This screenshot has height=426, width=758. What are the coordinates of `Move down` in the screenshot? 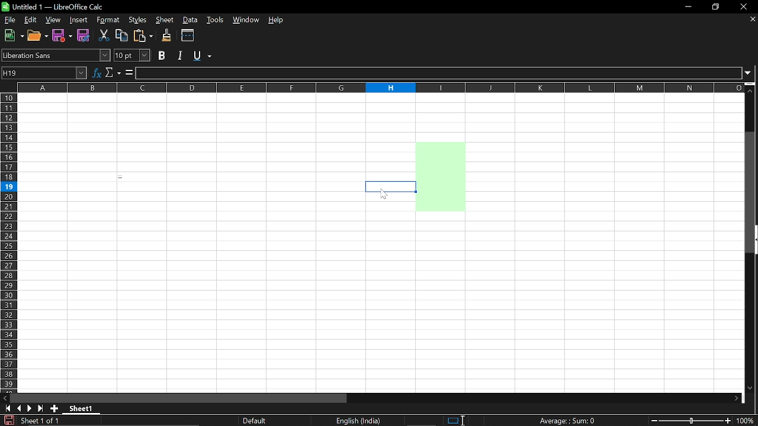 It's located at (753, 388).